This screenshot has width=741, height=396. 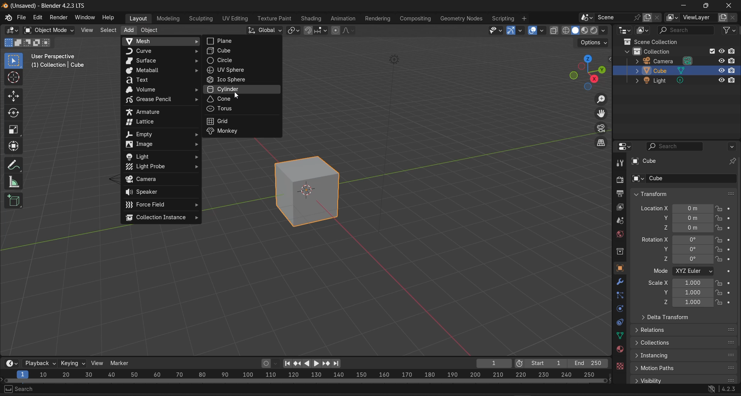 What do you see at coordinates (58, 18) in the screenshot?
I see `render` at bounding box center [58, 18].